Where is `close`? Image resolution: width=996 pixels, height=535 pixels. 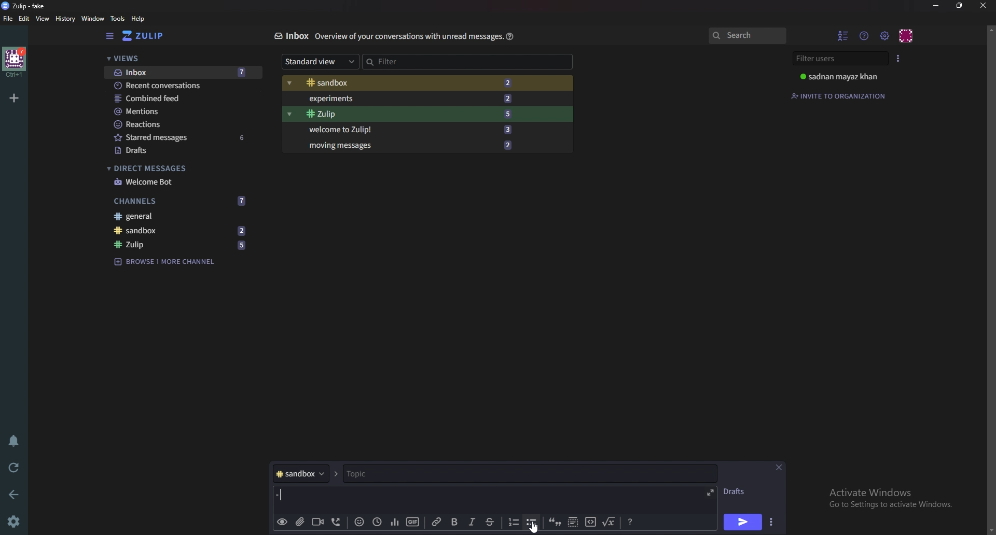
close is located at coordinates (982, 5).